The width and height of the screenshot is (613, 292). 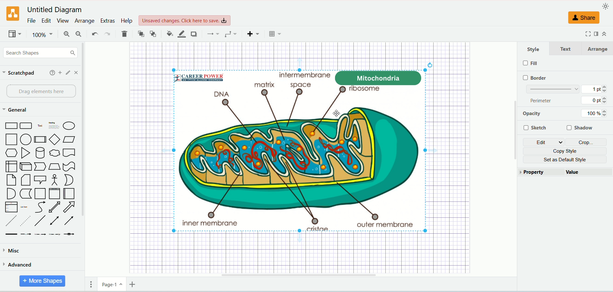 I want to click on add, so click(x=60, y=72).